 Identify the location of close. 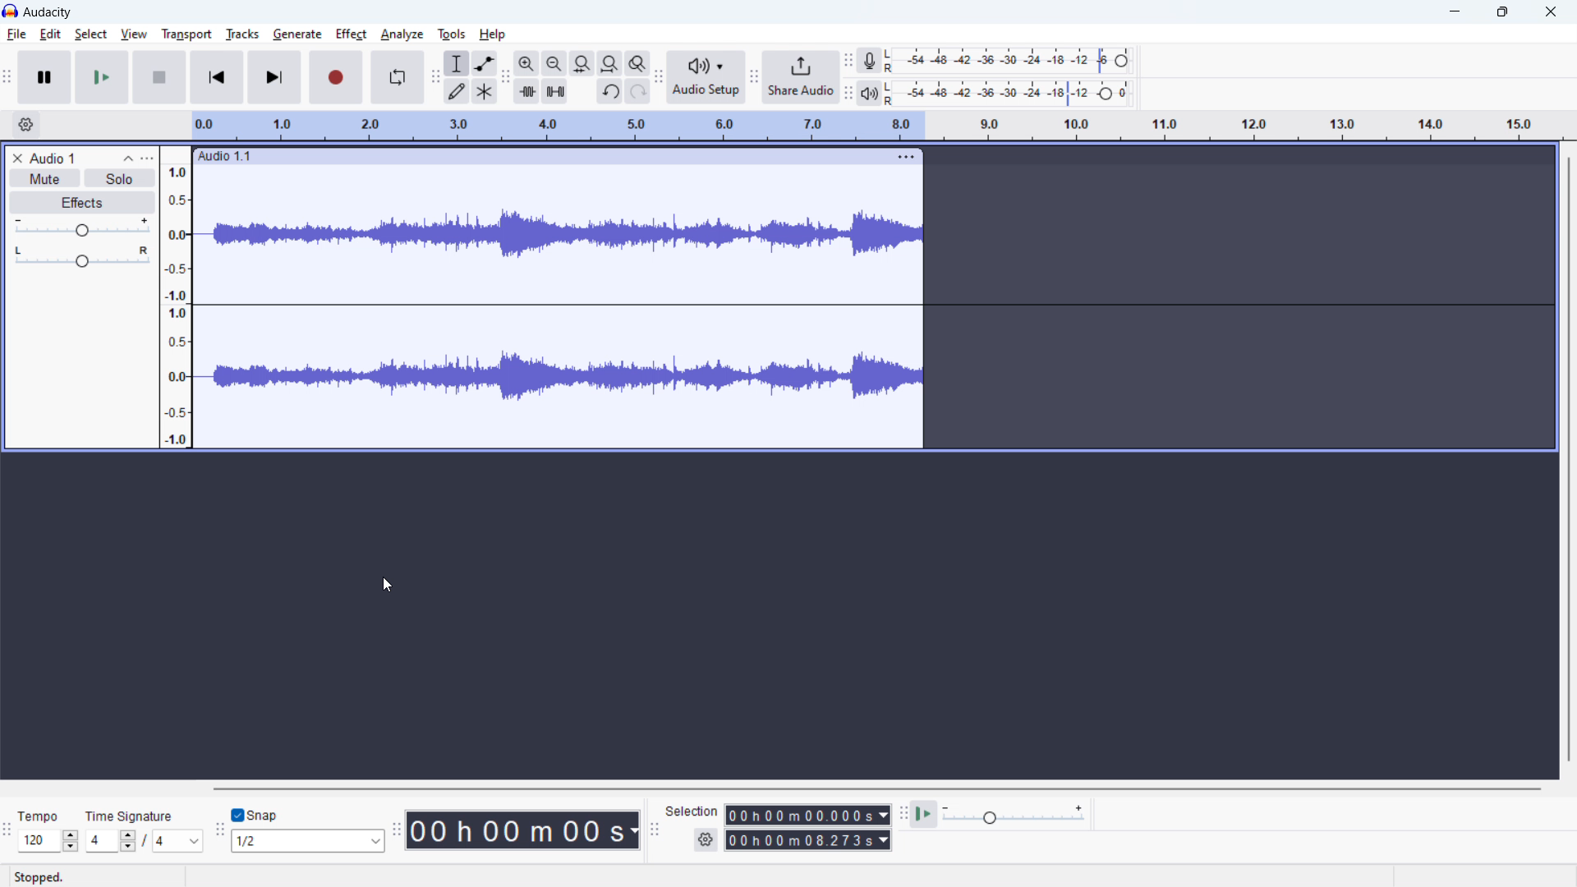
(1552, 12).